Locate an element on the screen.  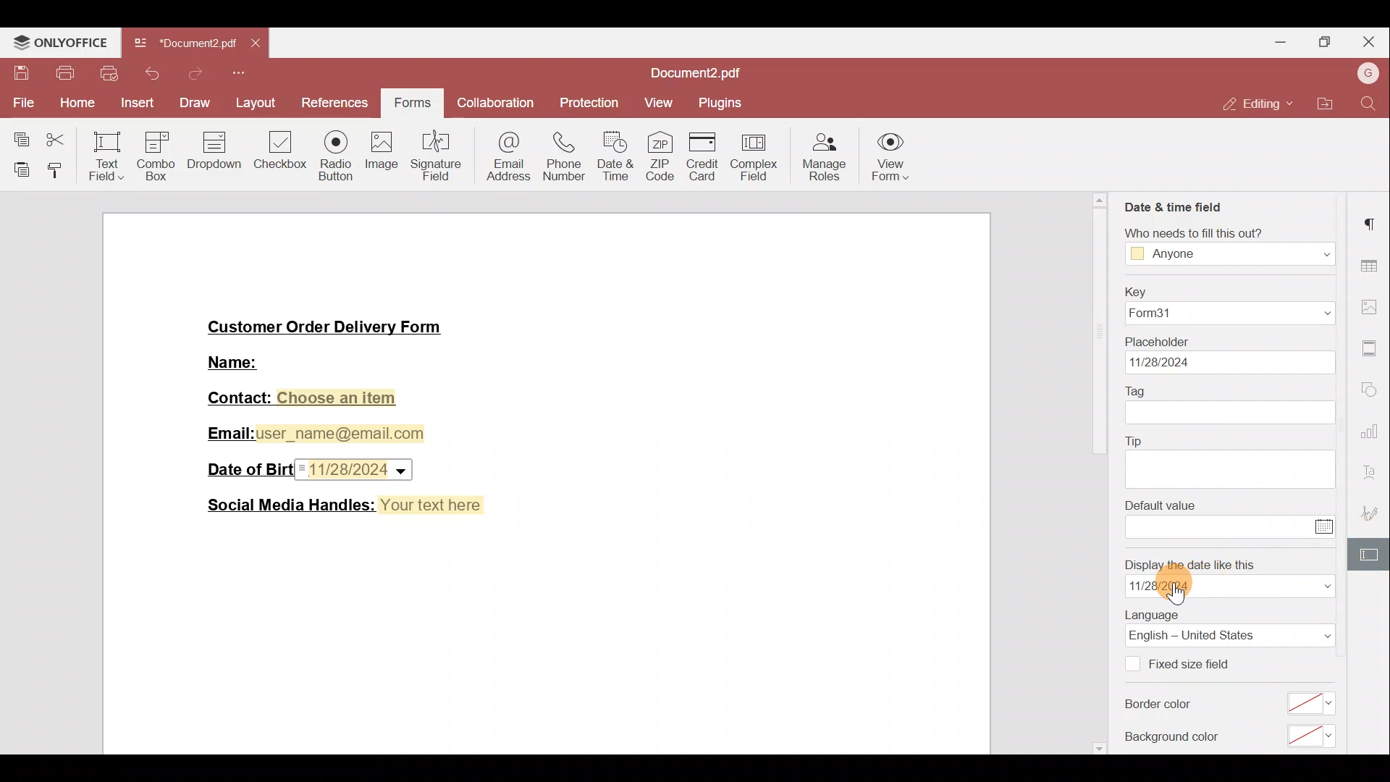
Date & time field is located at coordinates (1175, 206).